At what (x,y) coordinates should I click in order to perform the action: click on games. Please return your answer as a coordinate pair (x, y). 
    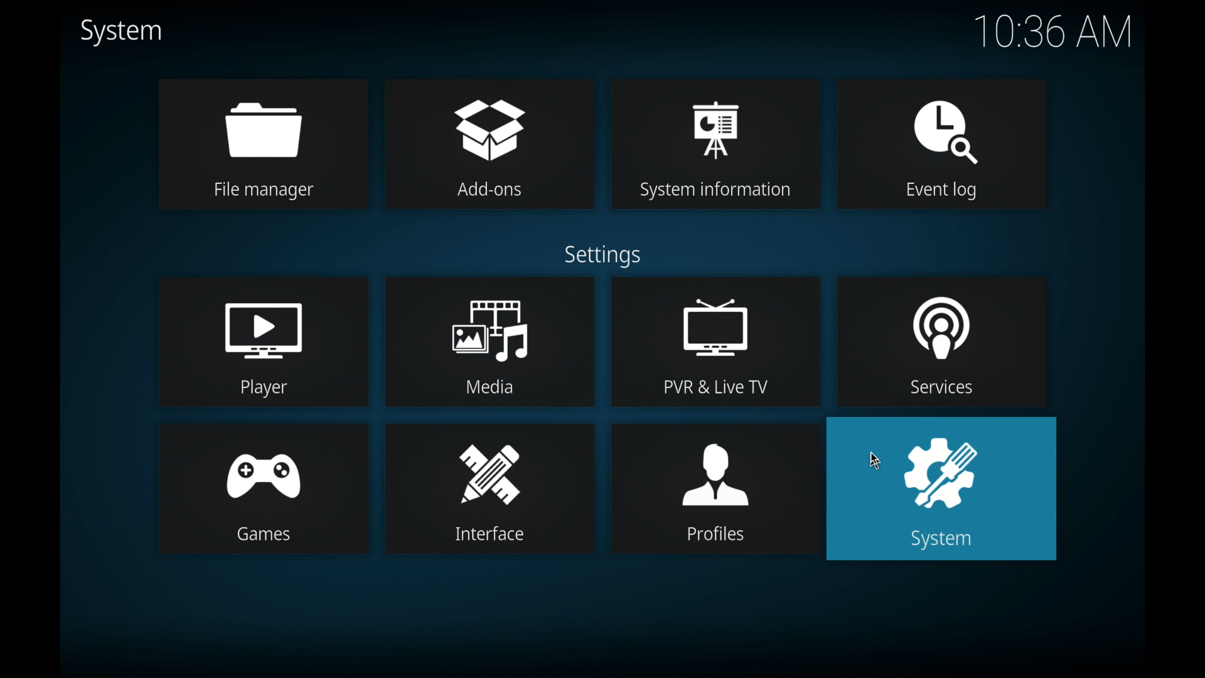
    Looking at the image, I should click on (262, 488).